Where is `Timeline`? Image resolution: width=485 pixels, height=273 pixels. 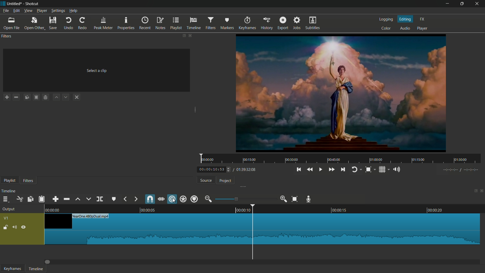 Timeline is located at coordinates (37, 269).